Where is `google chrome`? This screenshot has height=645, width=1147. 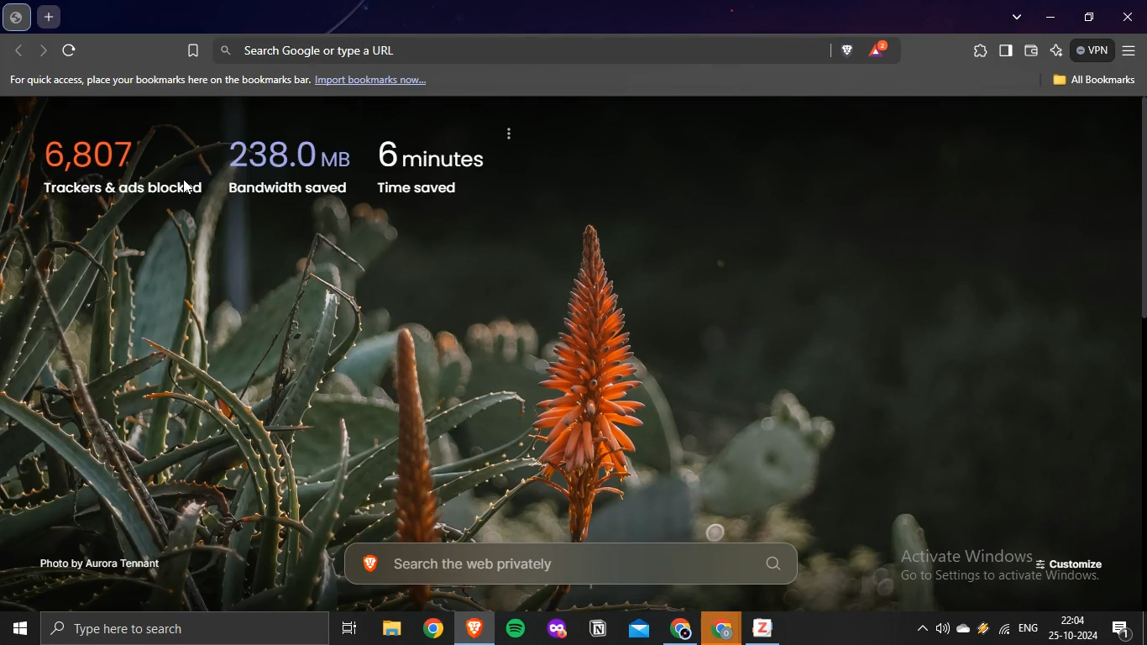
google chrome is located at coordinates (723, 629).